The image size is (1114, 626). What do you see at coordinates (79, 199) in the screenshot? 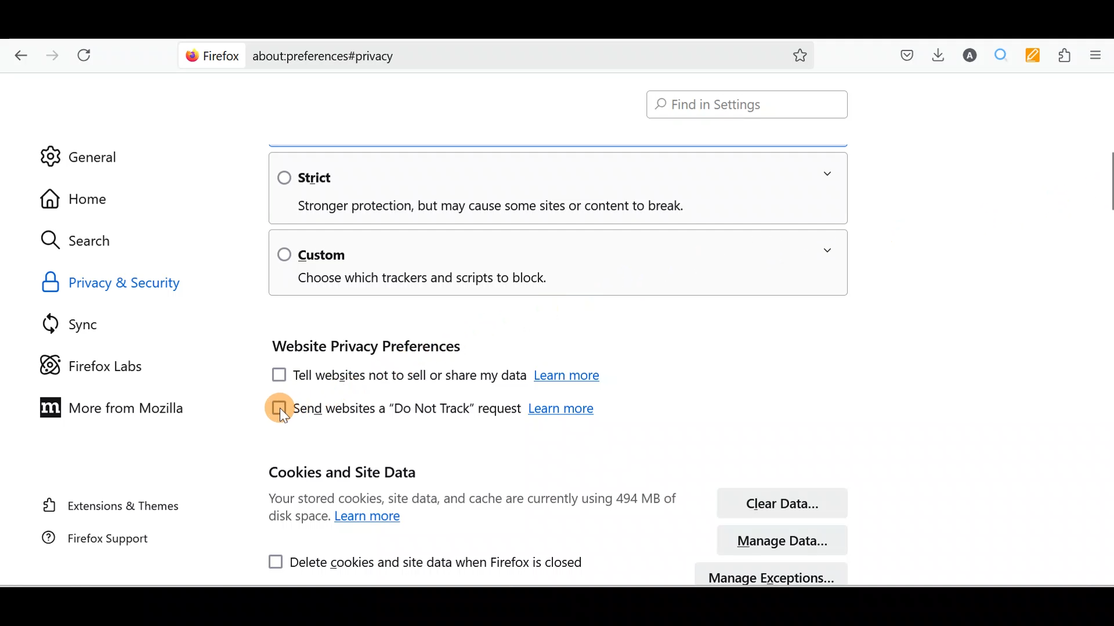
I see `Home` at bounding box center [79, 199].